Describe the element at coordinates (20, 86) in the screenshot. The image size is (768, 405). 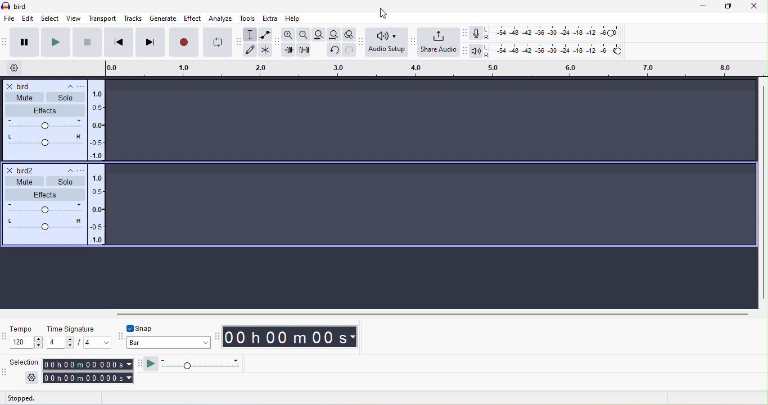
I see `bird` at that location.